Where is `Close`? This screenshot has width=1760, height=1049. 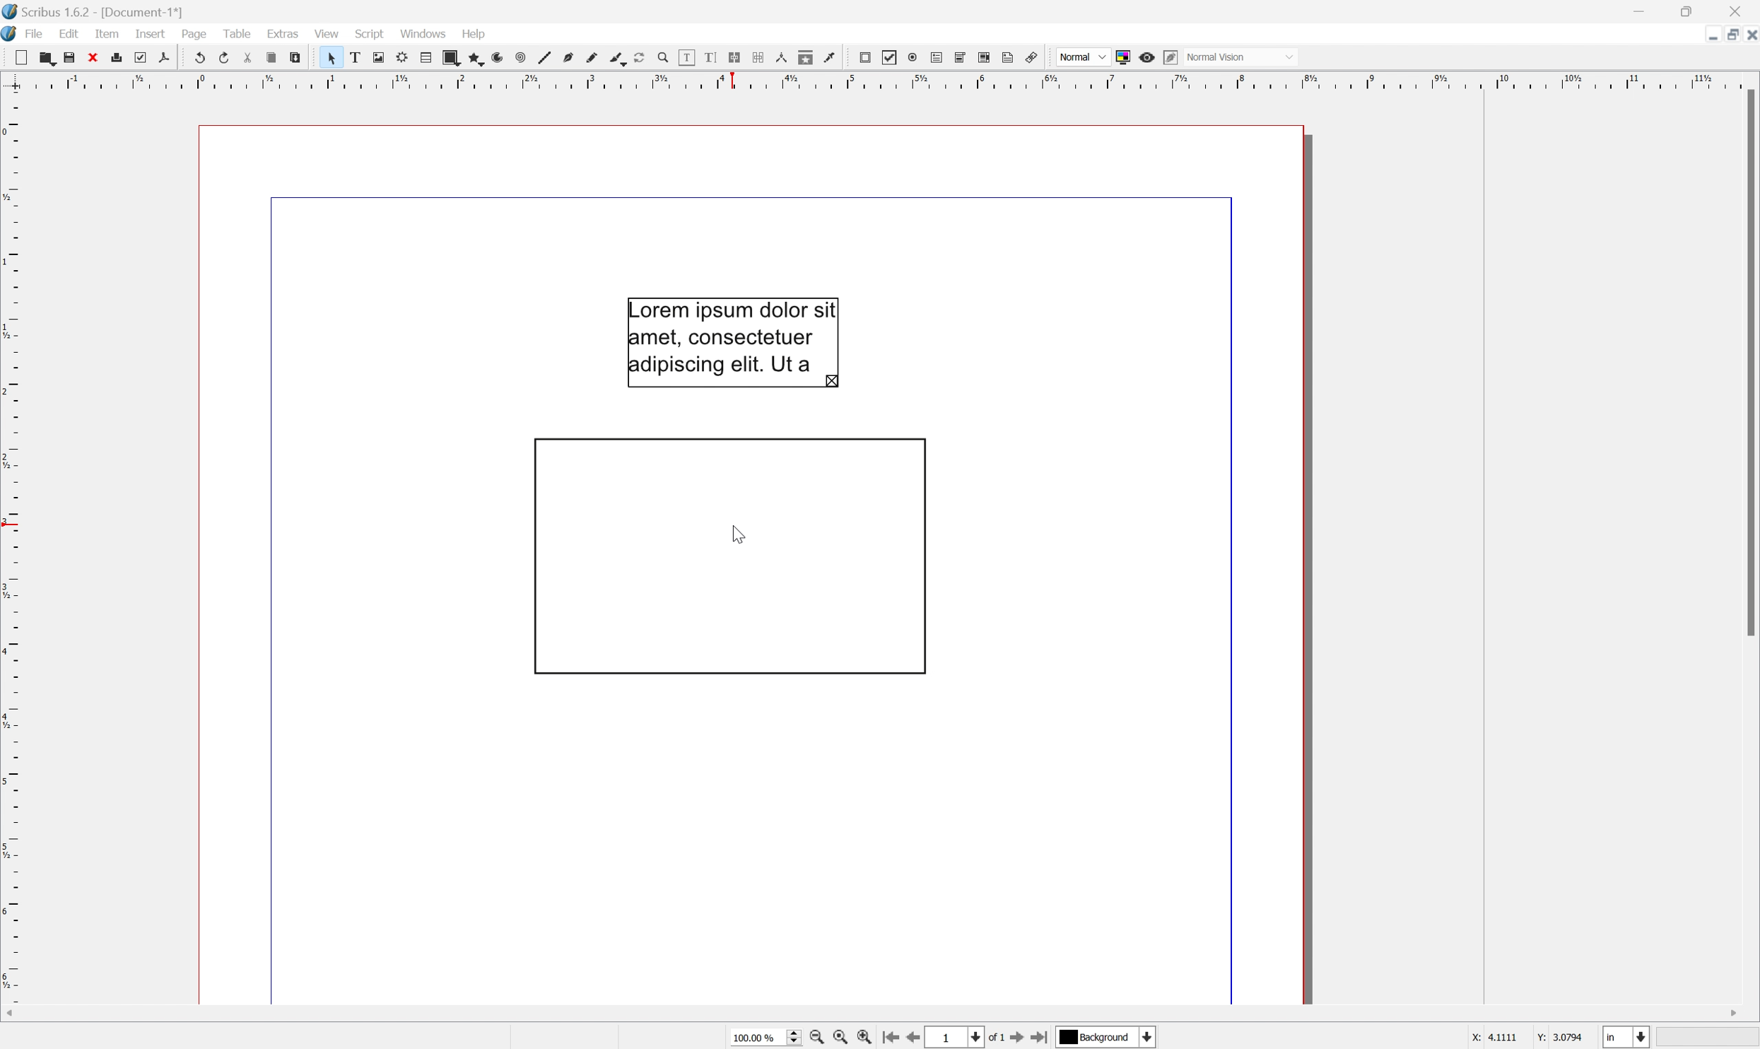 Close is located at coordinates (1738, 10).